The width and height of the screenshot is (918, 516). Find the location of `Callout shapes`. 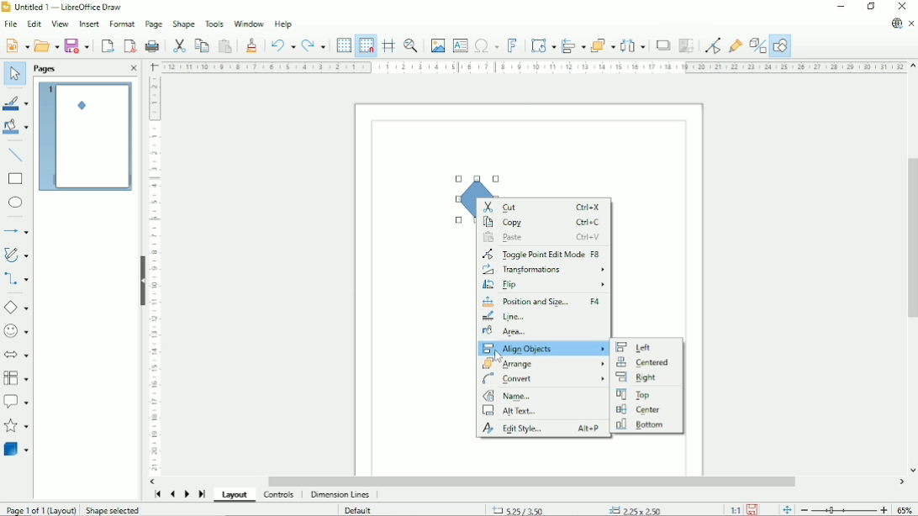

Callout shapes is located at coordinates (17, 402).